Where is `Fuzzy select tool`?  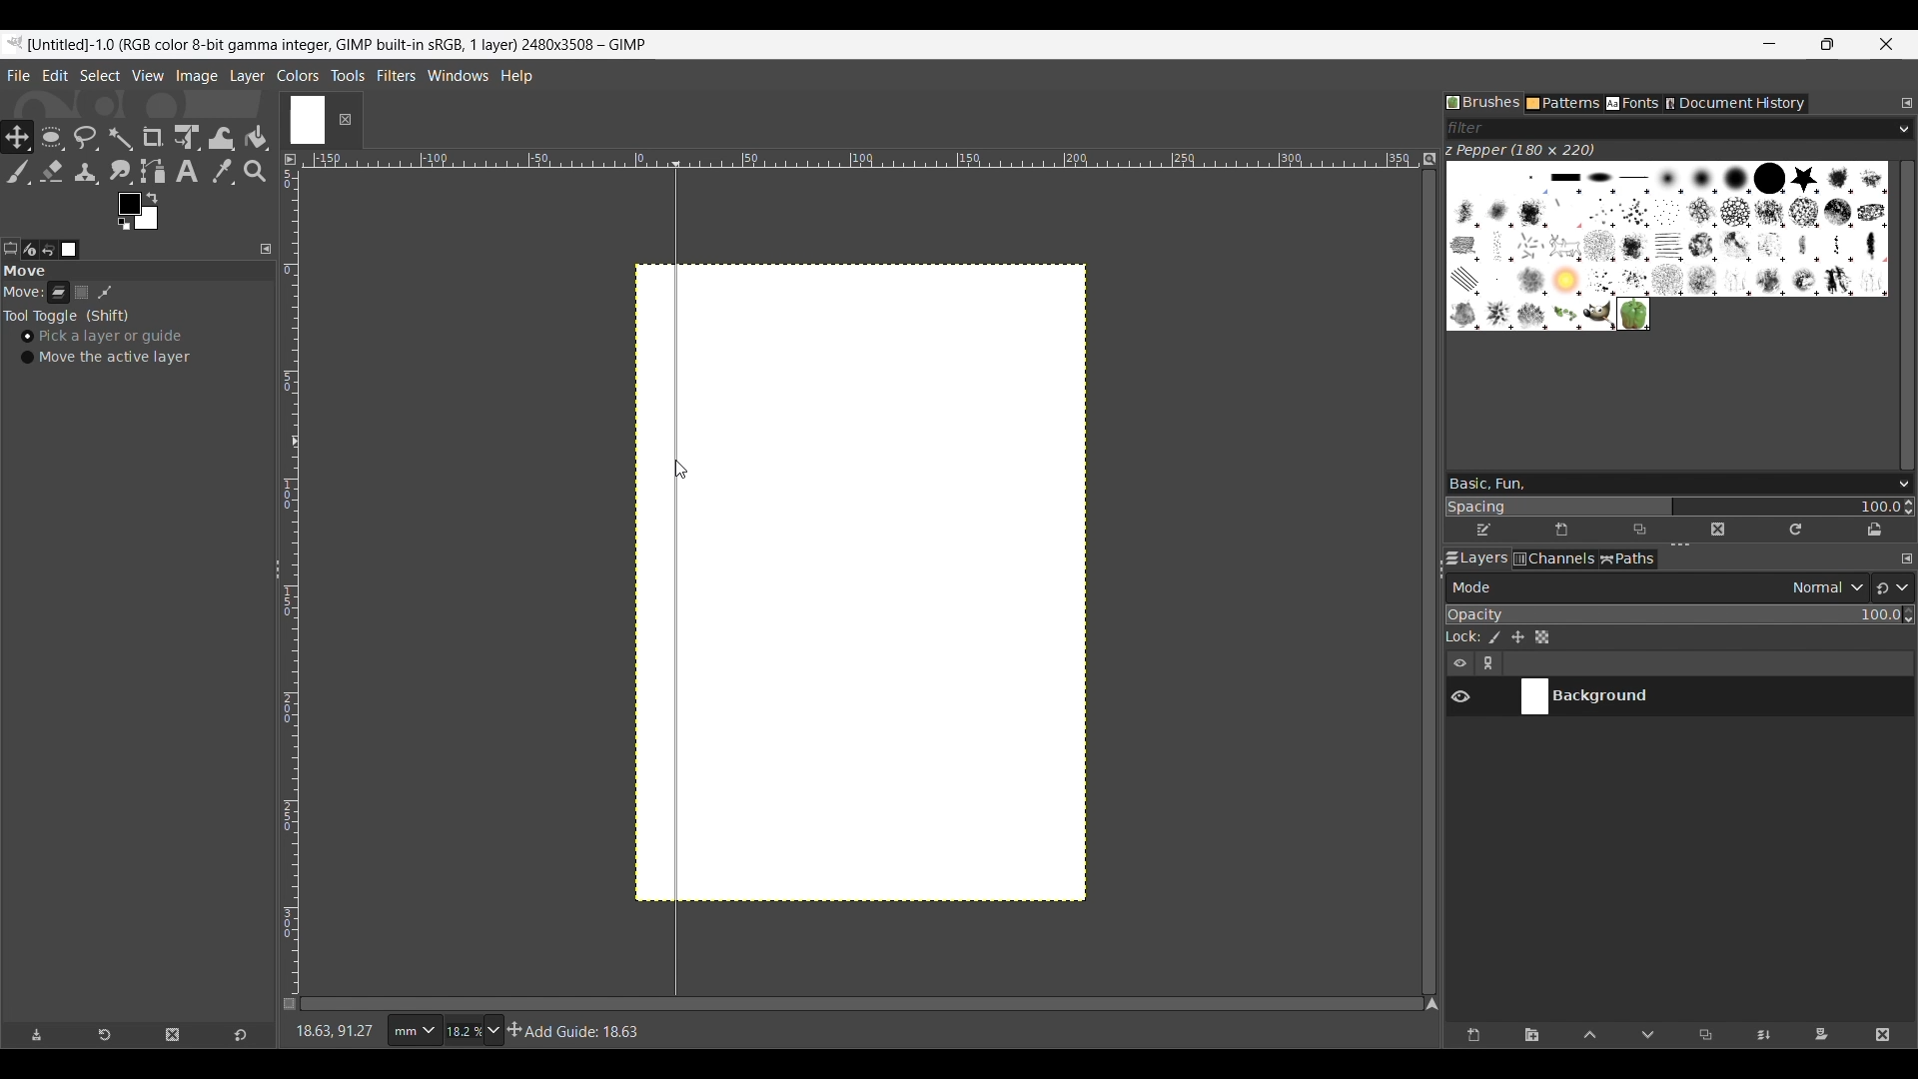
Fuzzy select tool is located at coordinates (120, 138).